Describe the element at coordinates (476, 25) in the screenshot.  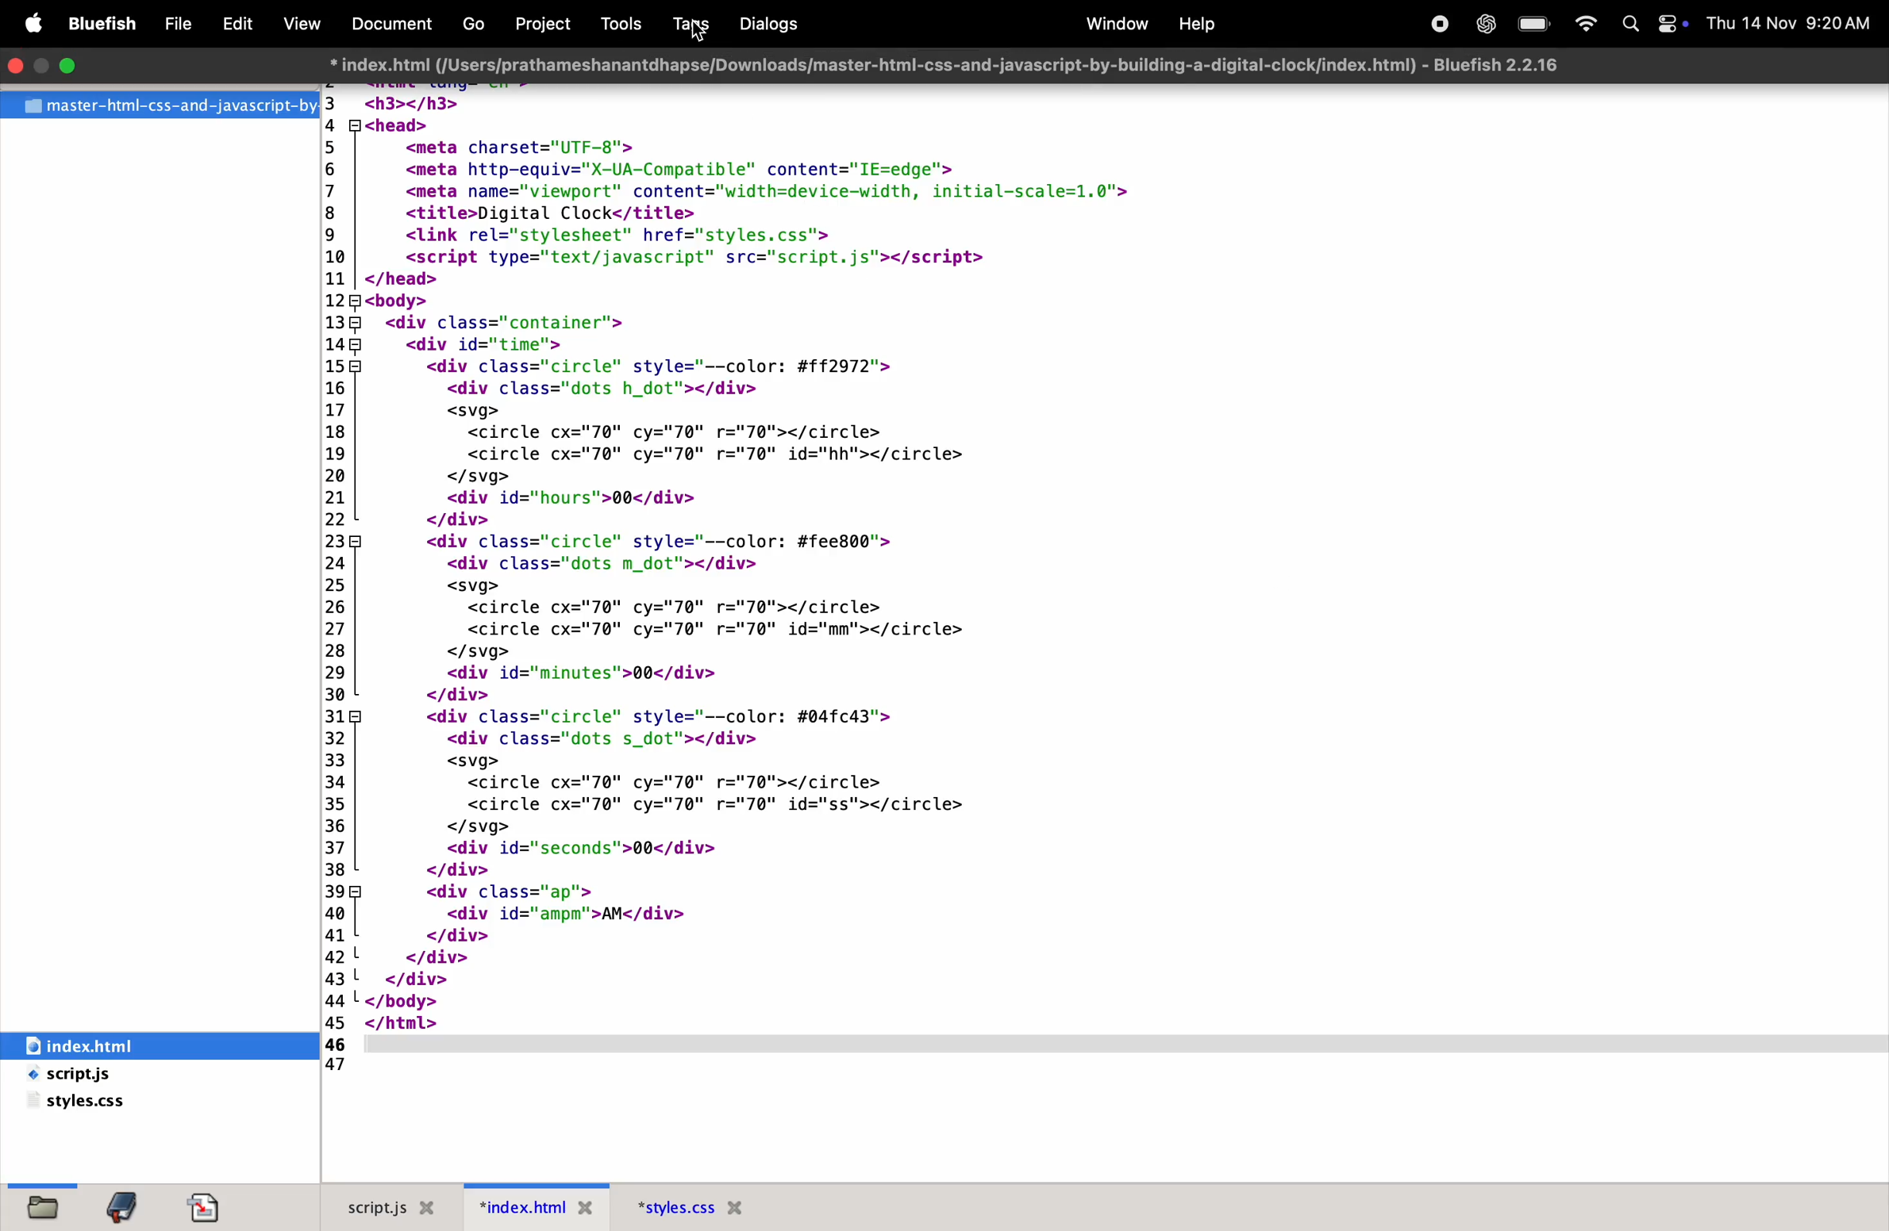
I see `Go` at that location.